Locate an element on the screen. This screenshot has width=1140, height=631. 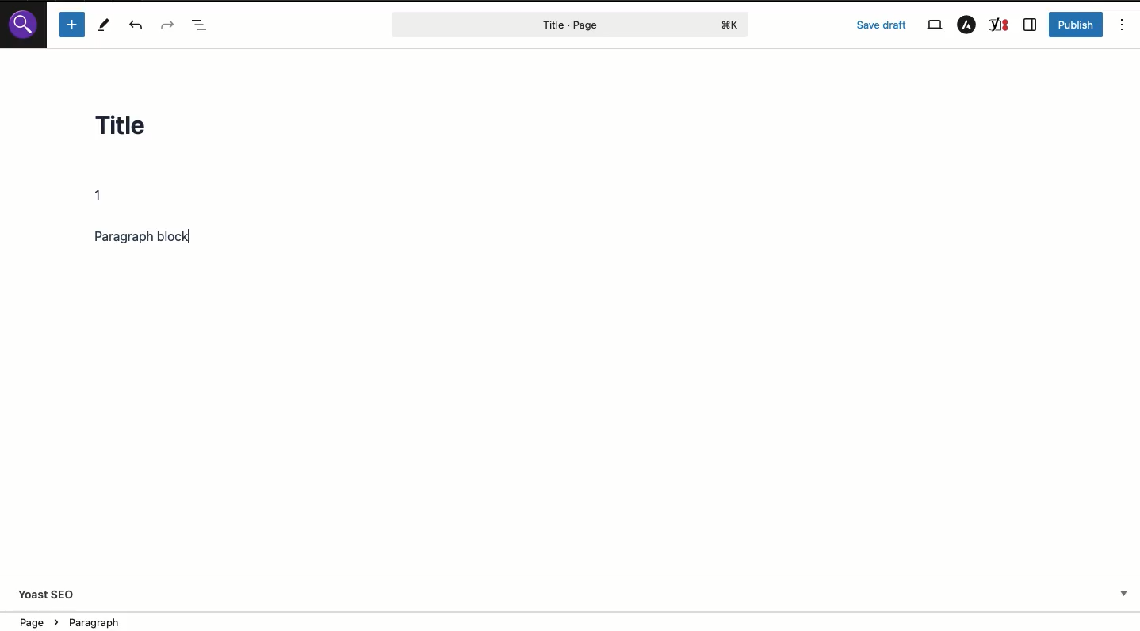
Add block is located at coordinates (71, 25).